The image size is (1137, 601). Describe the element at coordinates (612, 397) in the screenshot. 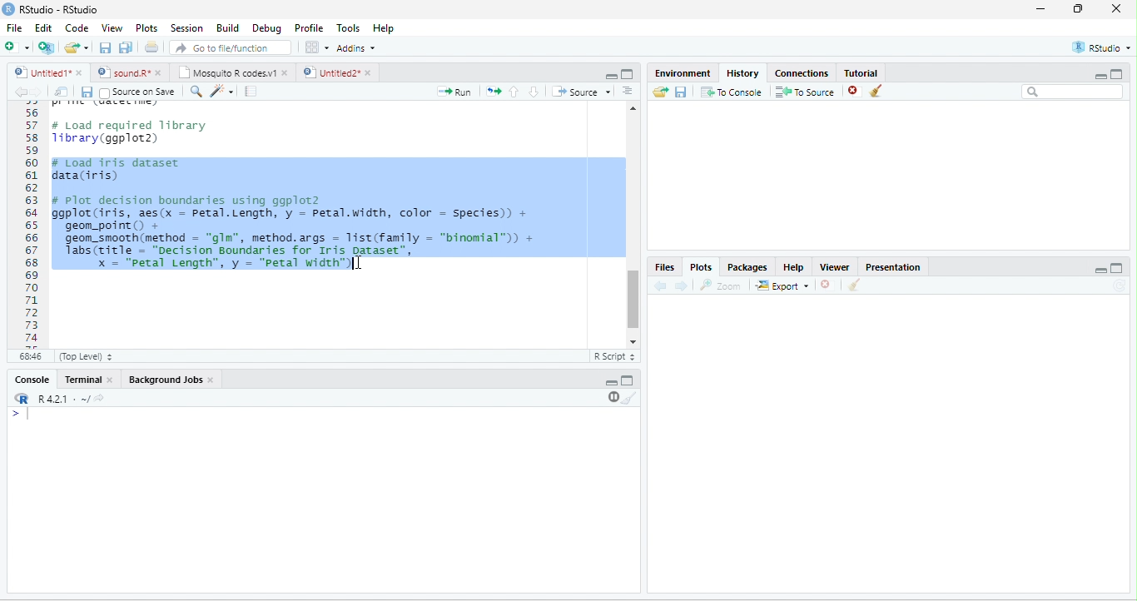

I see `pause` at that location.